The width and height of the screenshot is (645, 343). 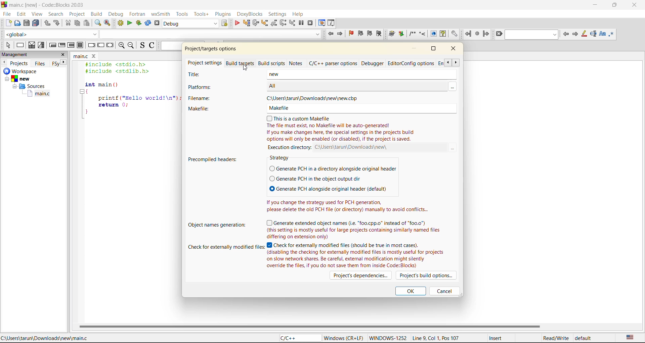 I want to click on build target, so click(x=189, y=23).